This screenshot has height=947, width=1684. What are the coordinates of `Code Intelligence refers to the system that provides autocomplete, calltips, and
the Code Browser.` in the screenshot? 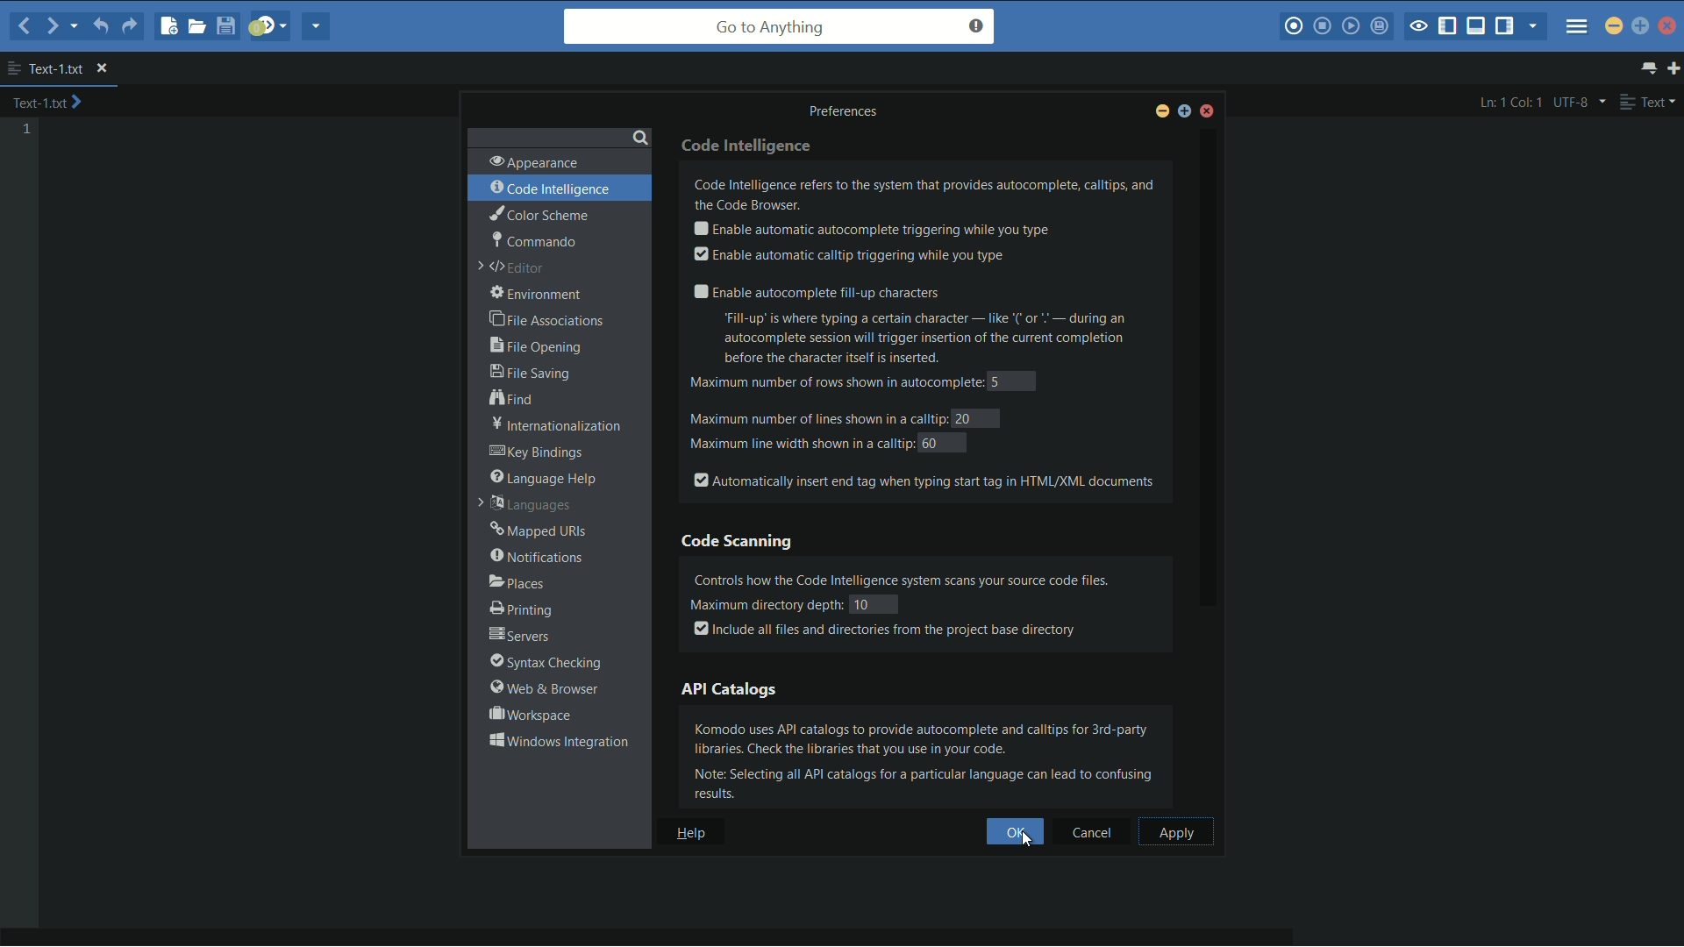 It's located at (926, 193).